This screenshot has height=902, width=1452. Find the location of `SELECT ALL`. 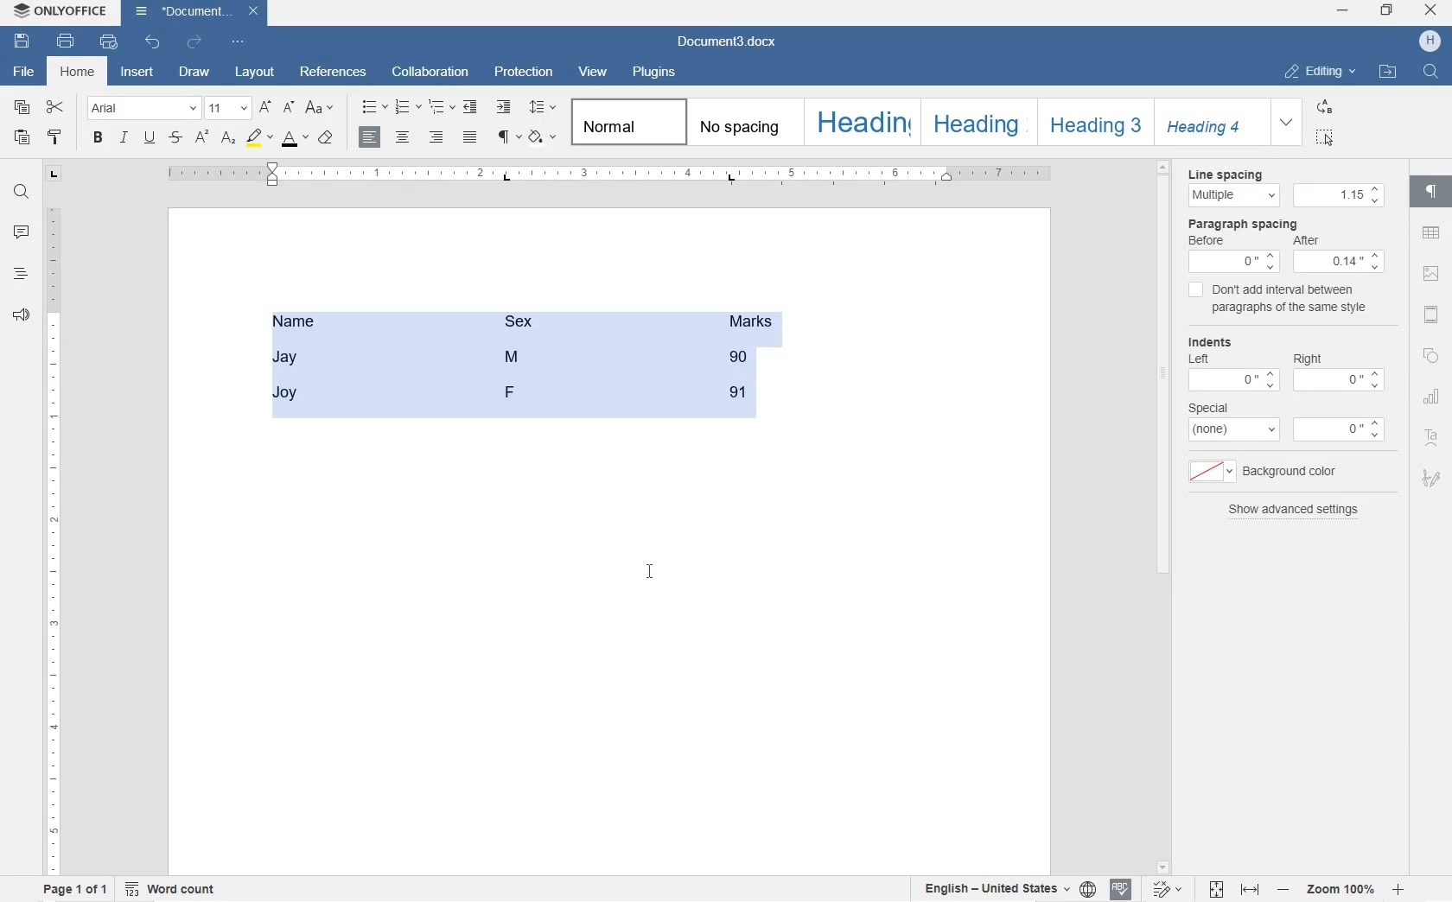

SELECT ALL is located at coordinates (1327, 137).